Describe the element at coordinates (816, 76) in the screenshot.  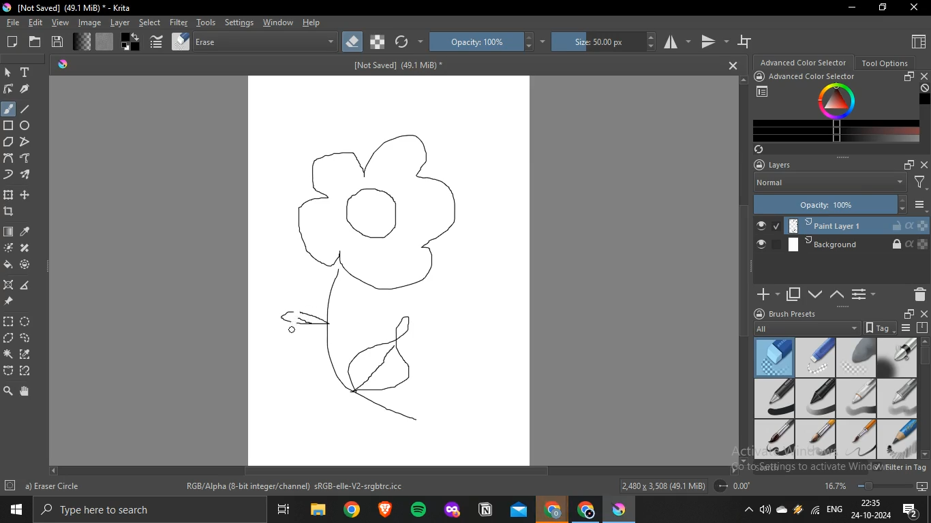
I see `advanced color selector` at that location.